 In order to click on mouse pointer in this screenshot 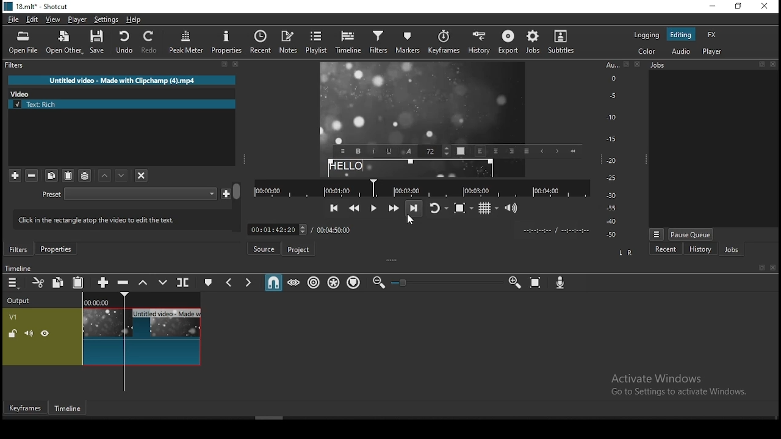, I will do `click(412, 222)`.